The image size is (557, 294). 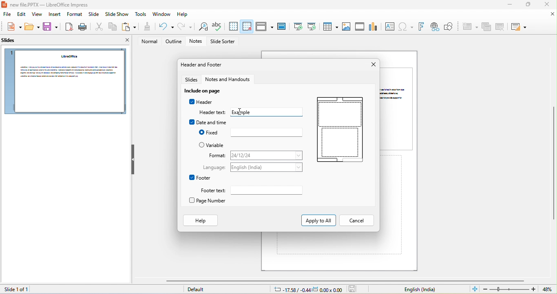 What do you see at coordinates (389, 26) in the screenshot?
I see `text box` at bounding box center [389, 26].